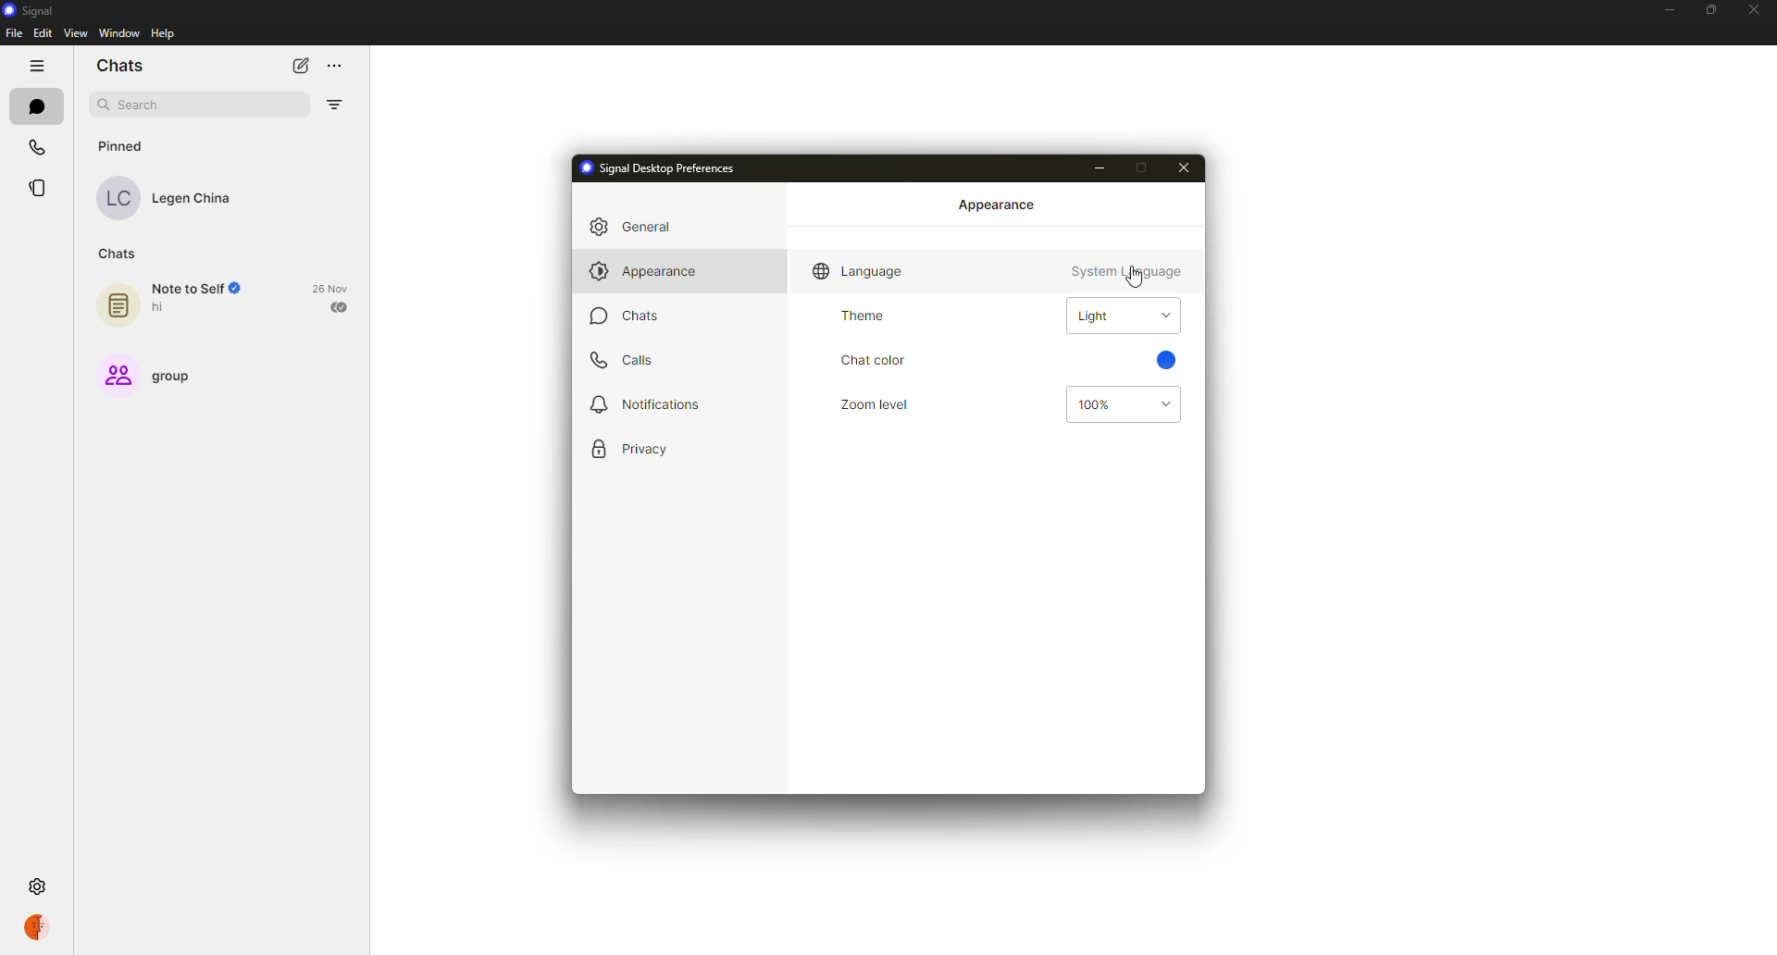  Describe the element at coordinates (39, 146) in the screenshot. I see `calls` at that location.